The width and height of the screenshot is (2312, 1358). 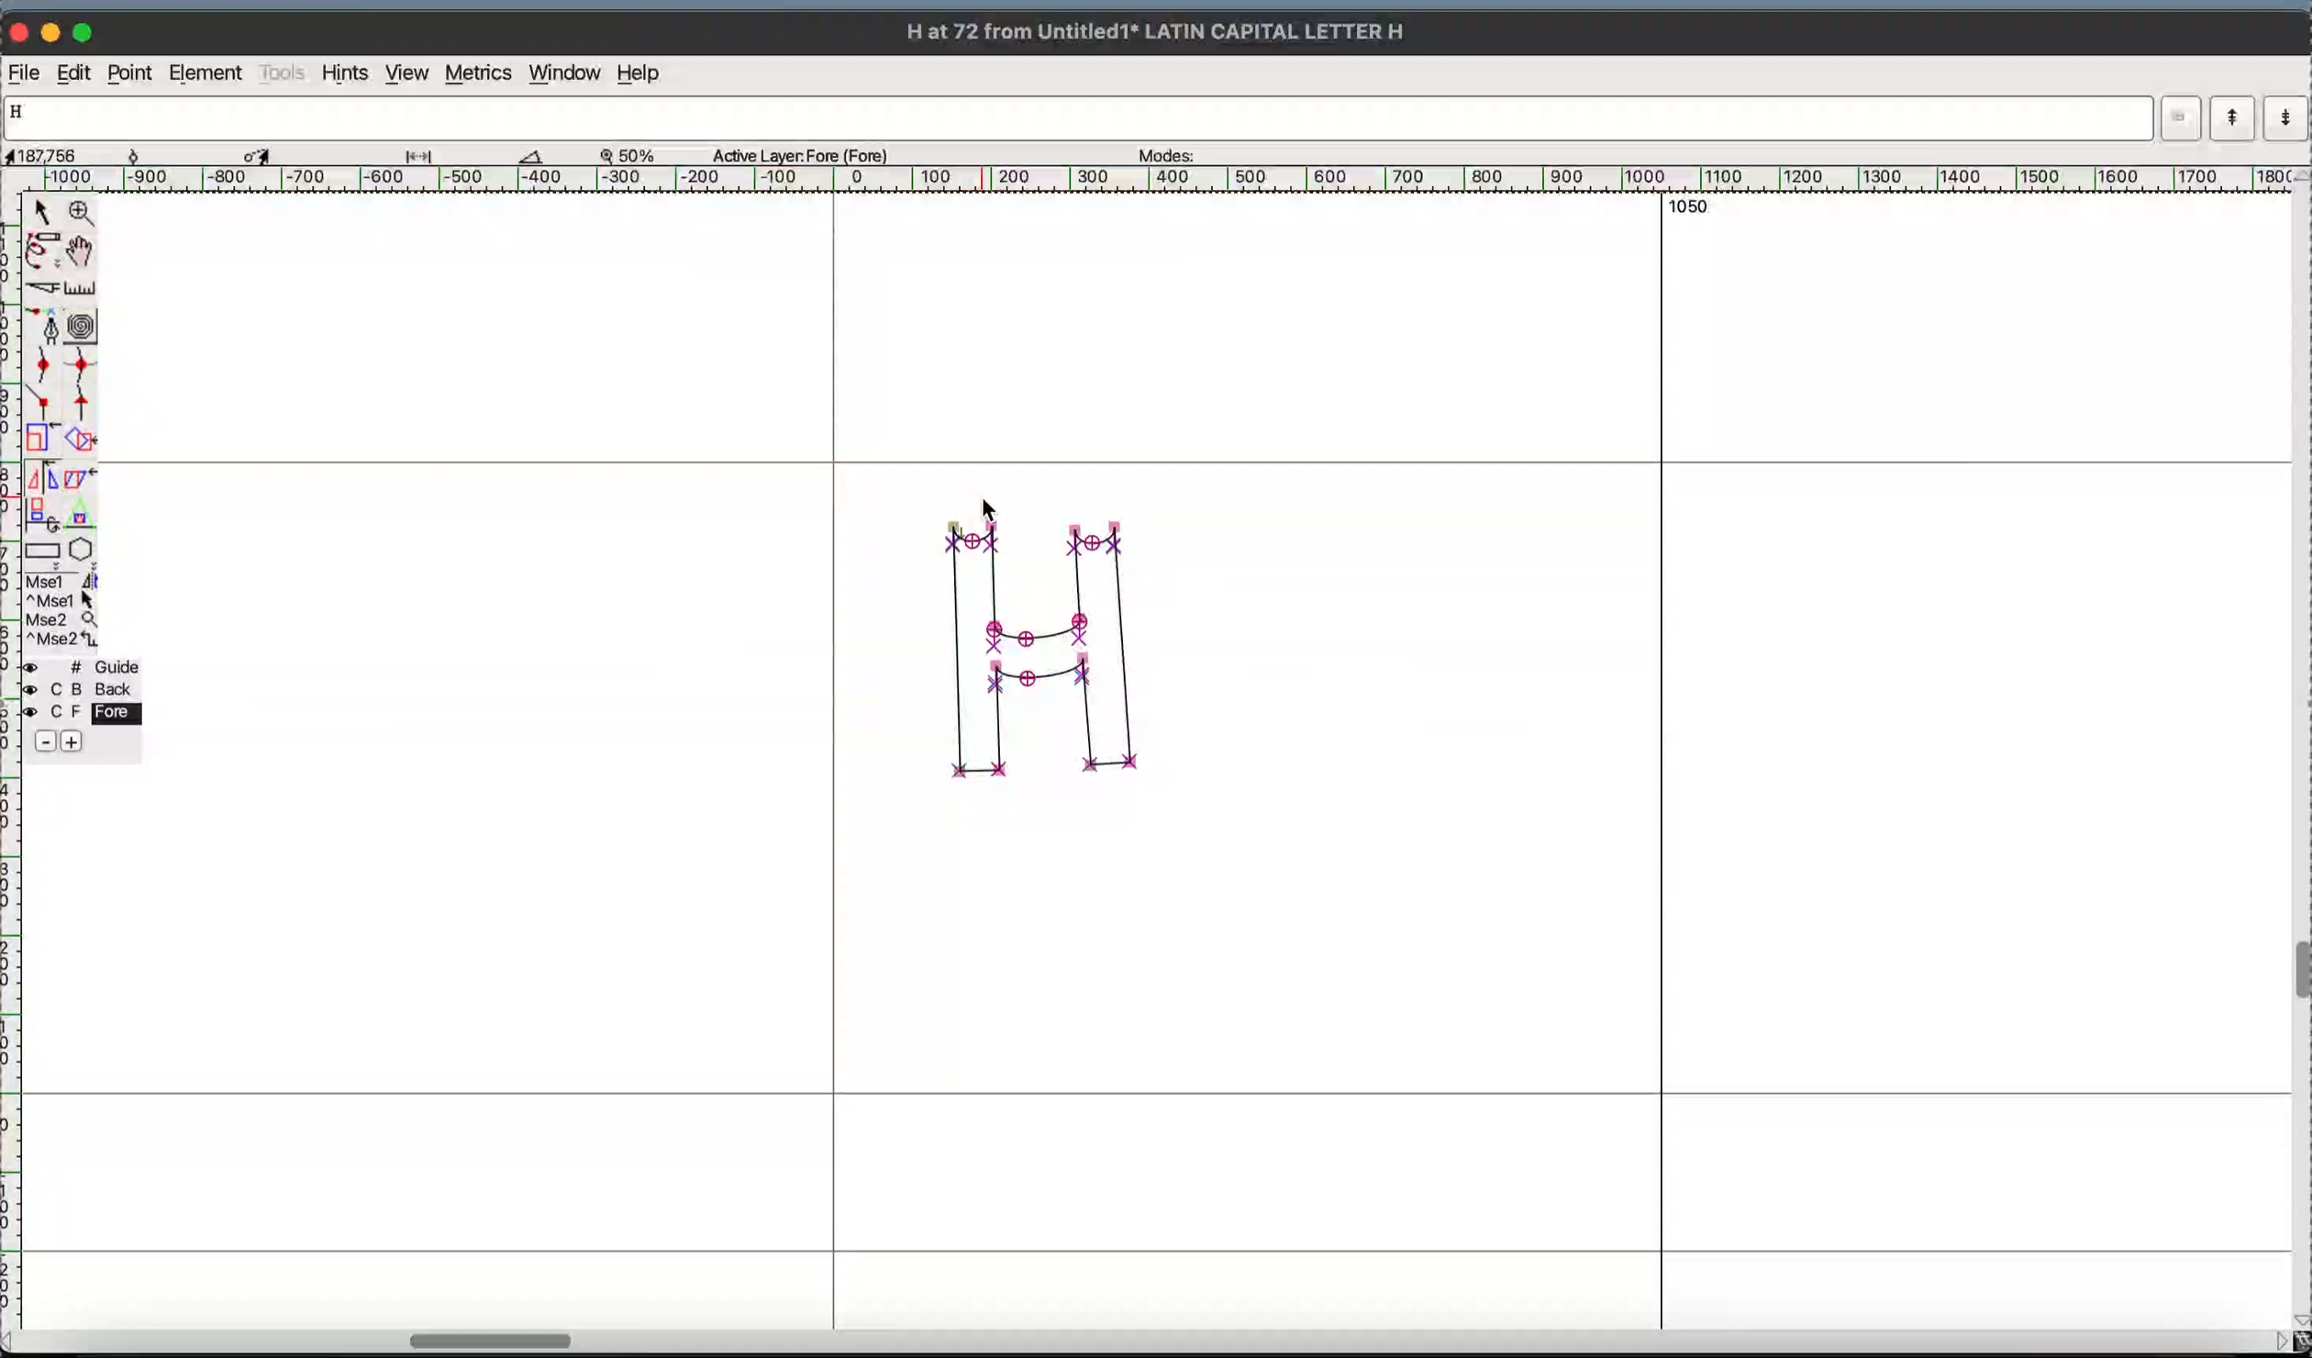 What do you see at coordinates (45, 323) in the screenshot?
I see `pen` at bounding box center [45, 323].